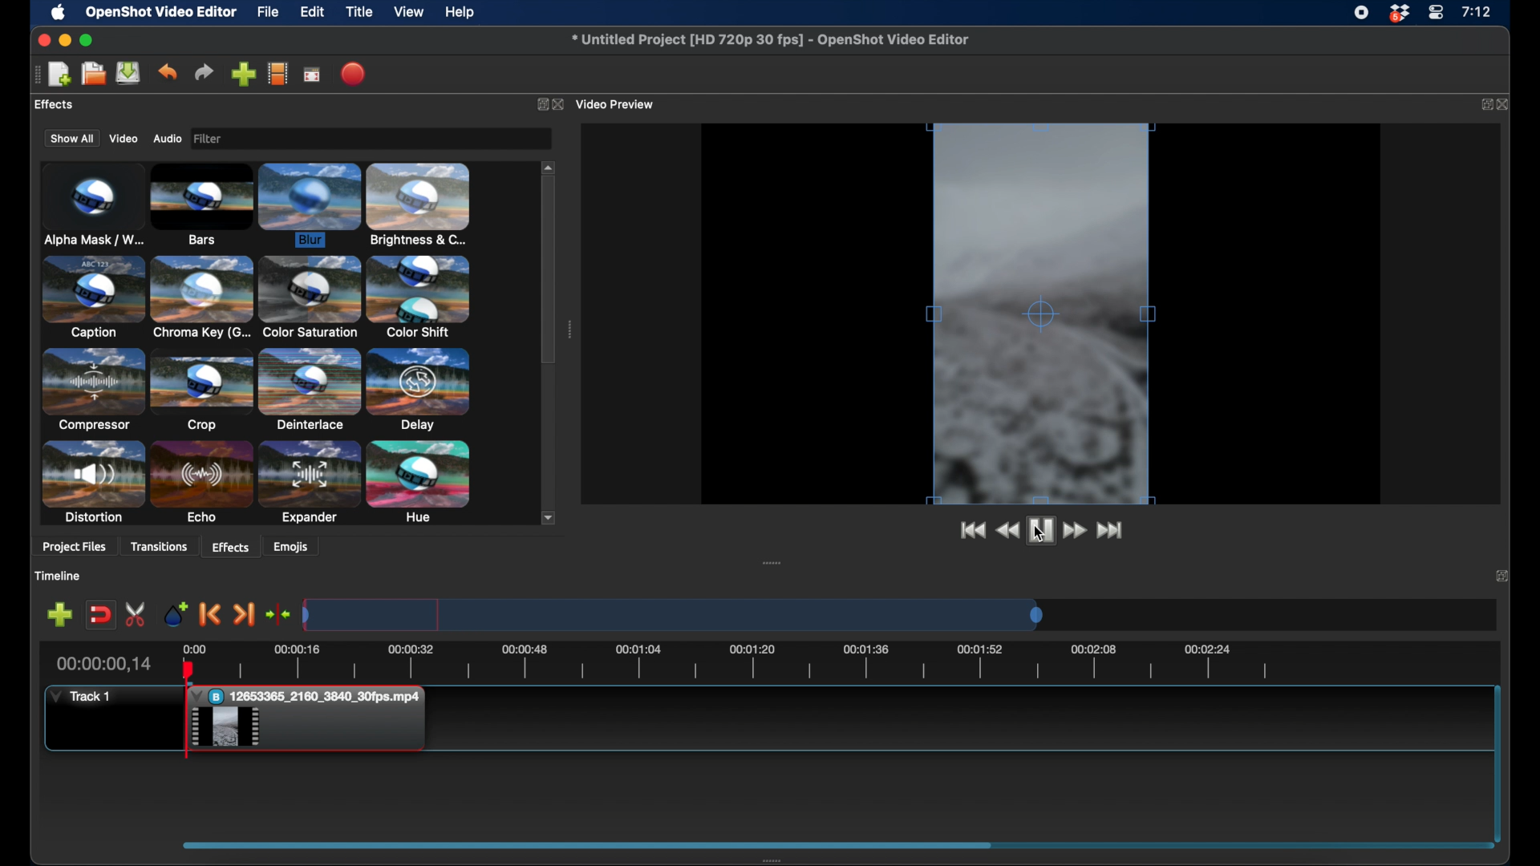 This screenshot has height=866, width=1540. I want to click on enable razor, so click(136, 613).